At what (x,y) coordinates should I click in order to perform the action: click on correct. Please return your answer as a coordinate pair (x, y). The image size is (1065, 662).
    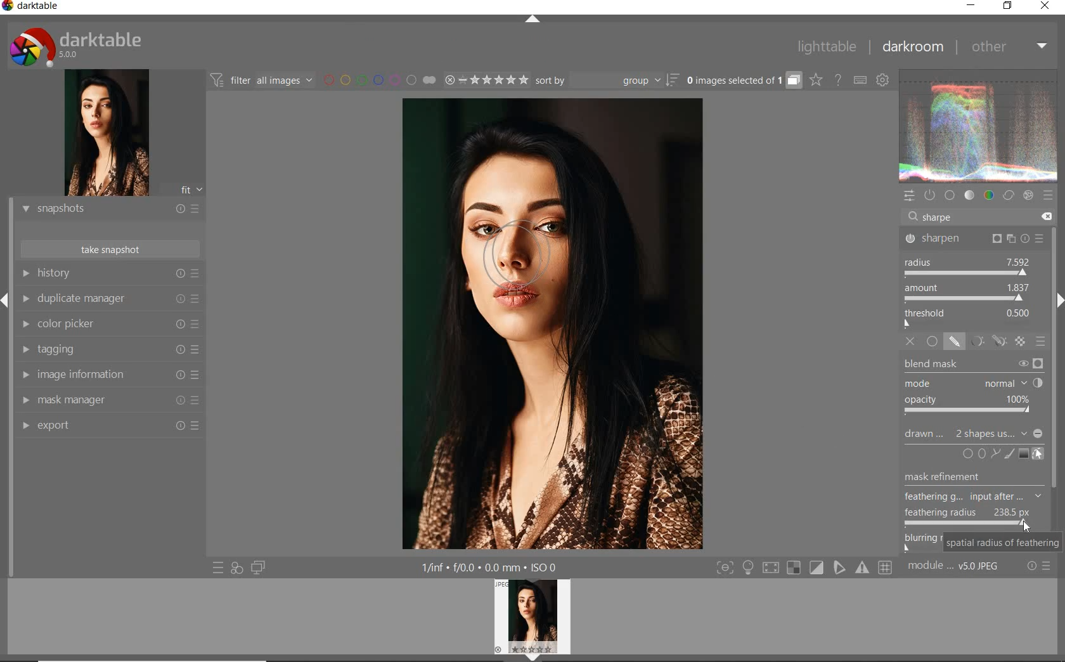
    Looking at the image, I should click on (1009, 196).